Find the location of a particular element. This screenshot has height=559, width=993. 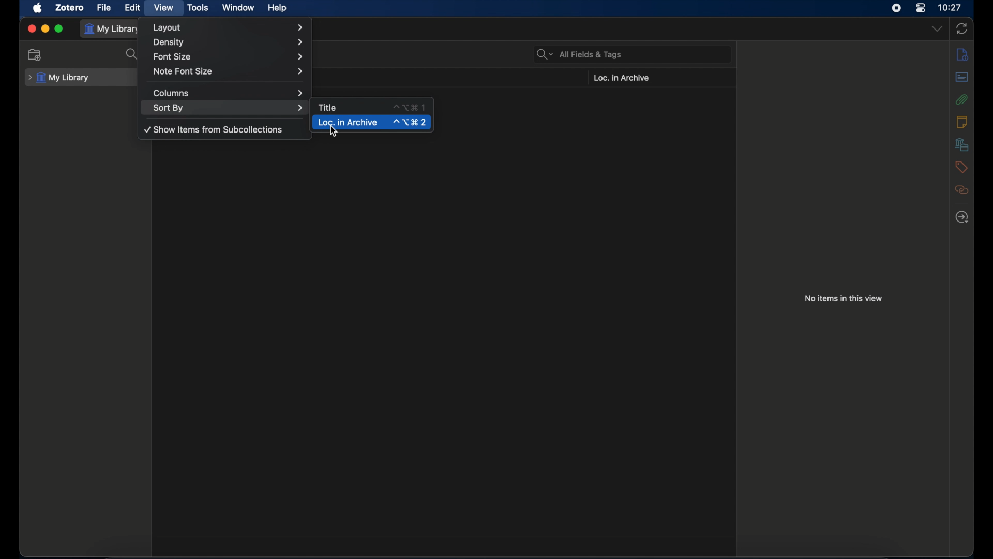

font size is located at coordinates (229, 57).